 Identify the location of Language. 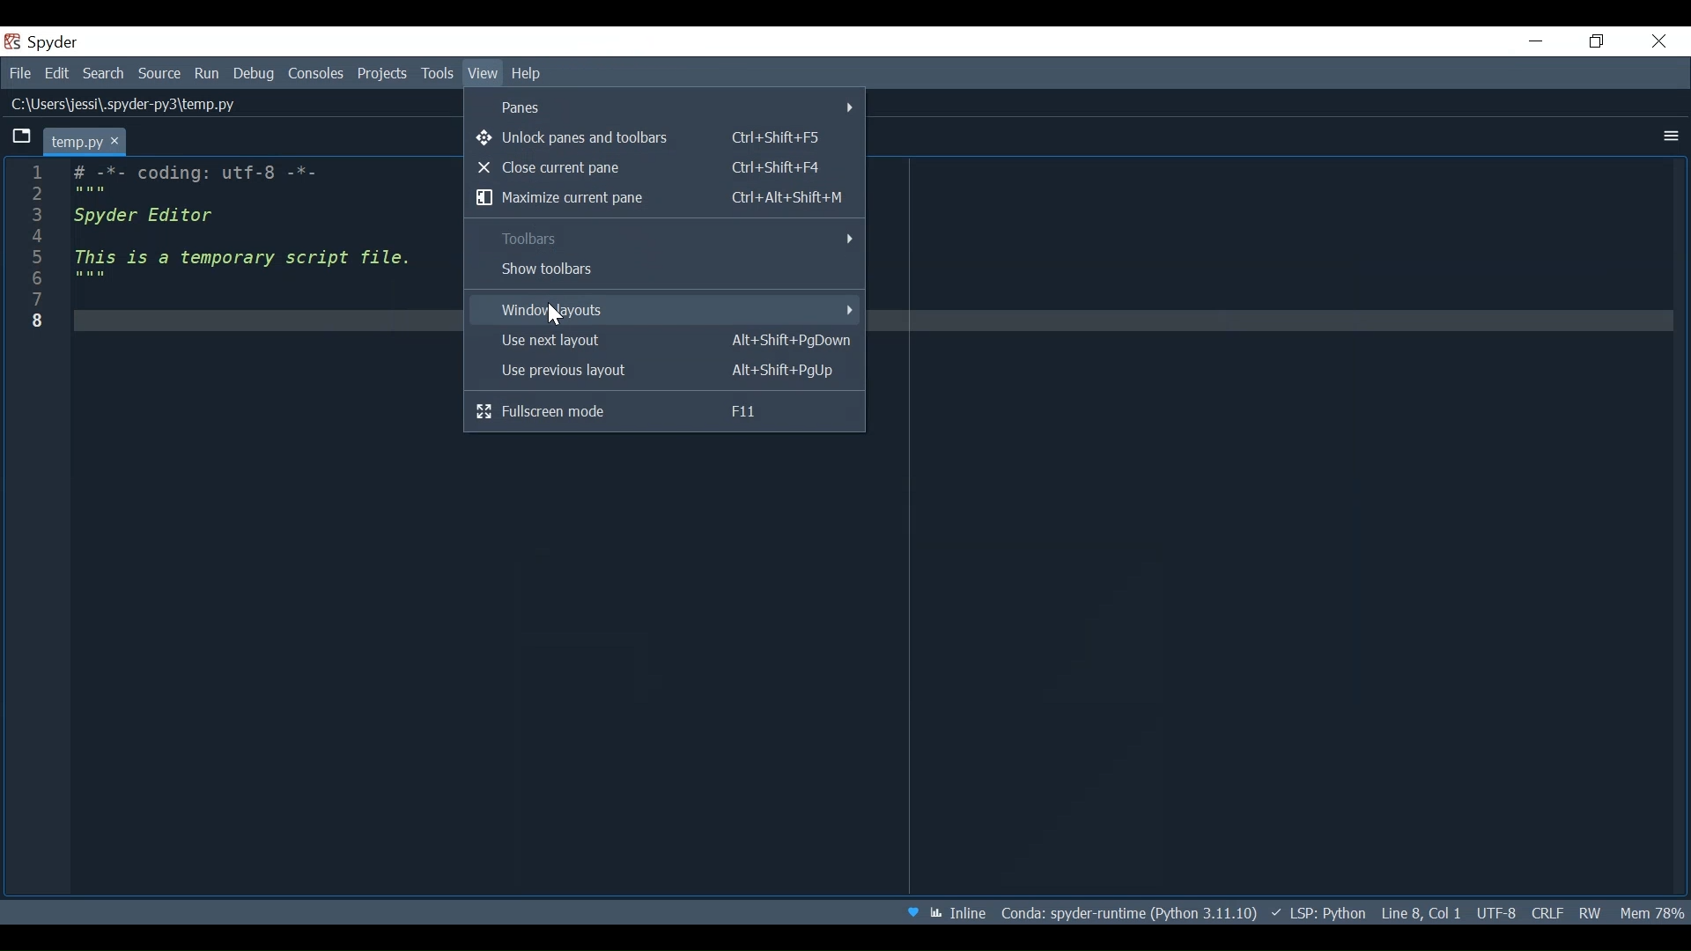
(1318, 913).